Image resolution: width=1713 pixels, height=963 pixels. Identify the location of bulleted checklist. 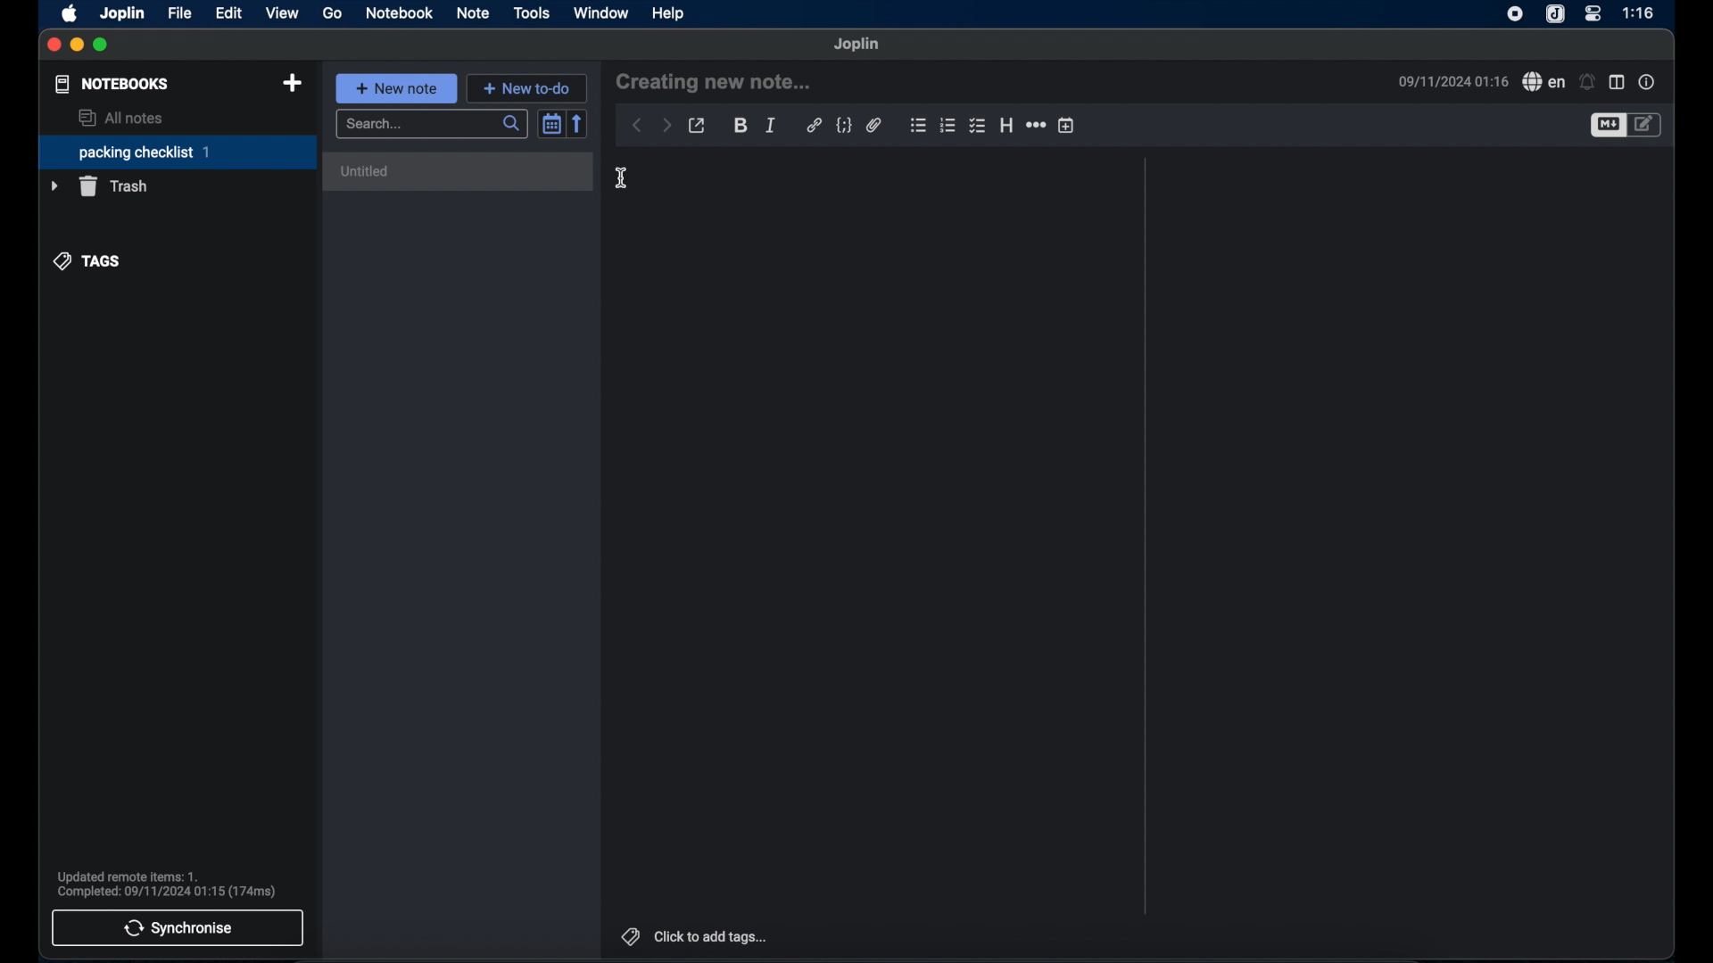
(918, 127).